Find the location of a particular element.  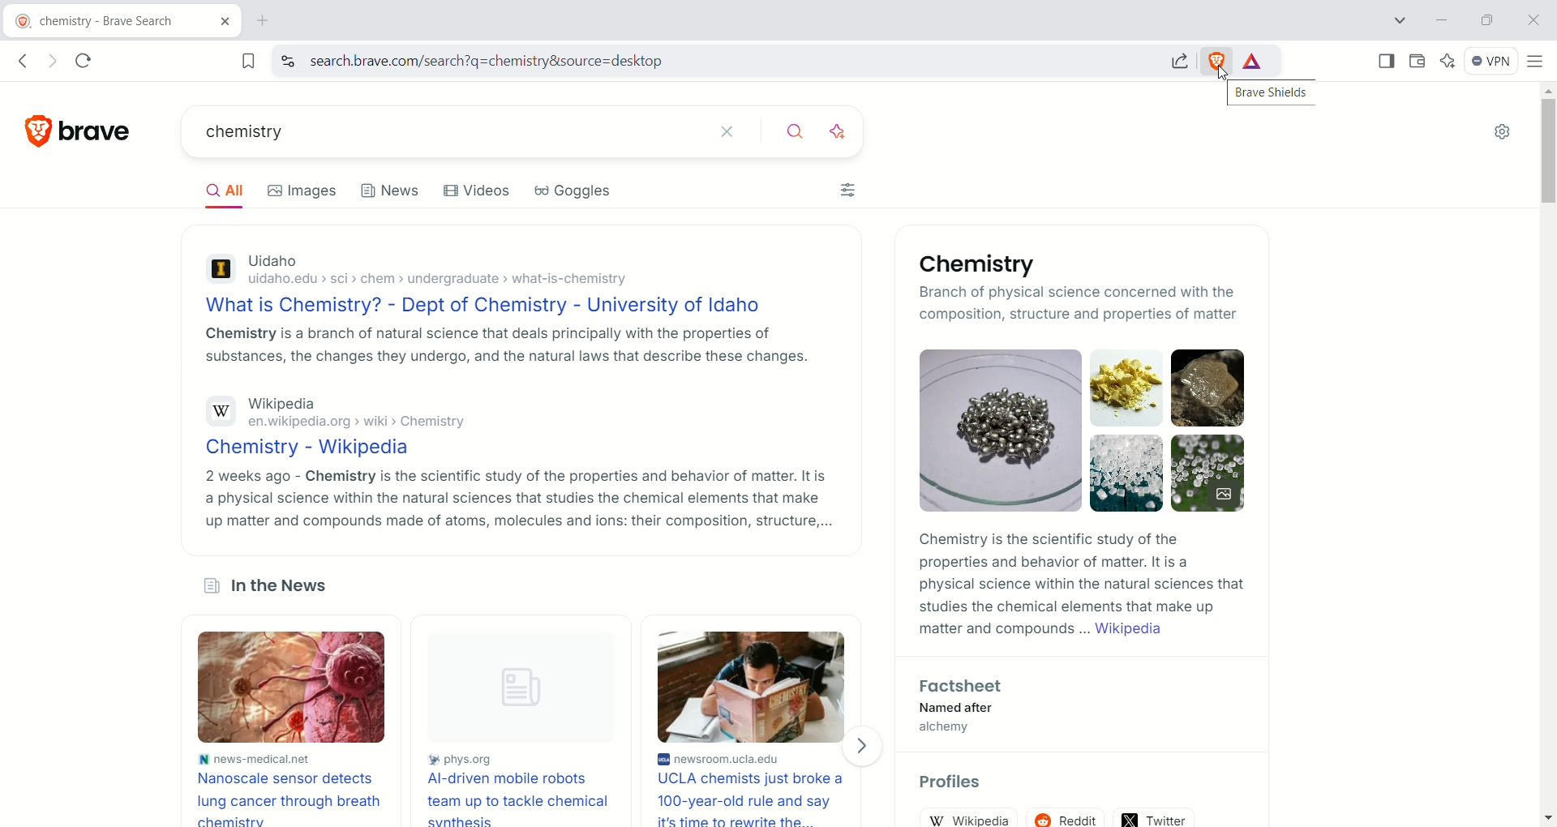

reload is located at coordinates (89, 60).